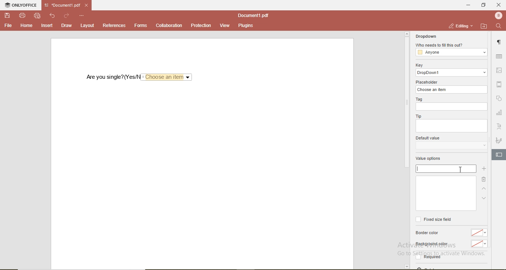 Image resolution: width=506 pixels, height=270 pixels. What do you see at coordinates (140, 26) in the screenshot?
I see `forms` at bounding box center [140, 26].